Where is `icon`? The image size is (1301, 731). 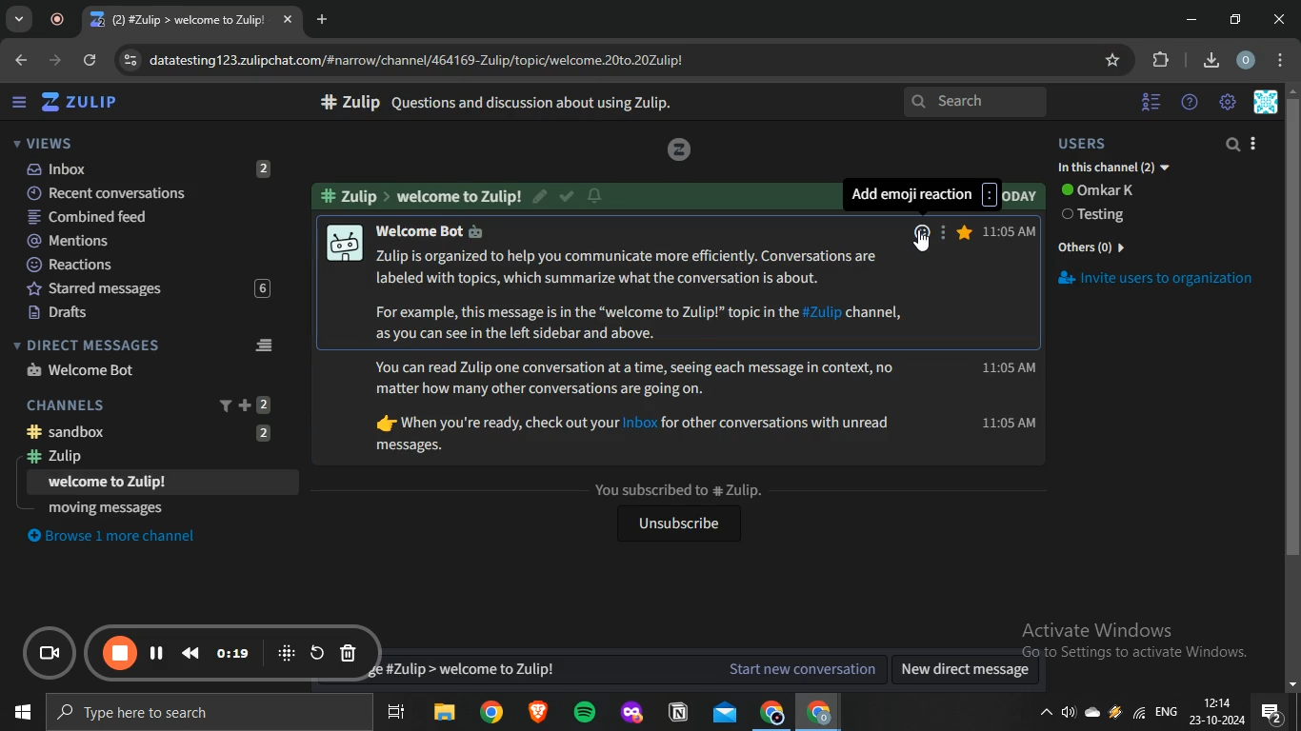
icon is located at coordinates (678, 149).